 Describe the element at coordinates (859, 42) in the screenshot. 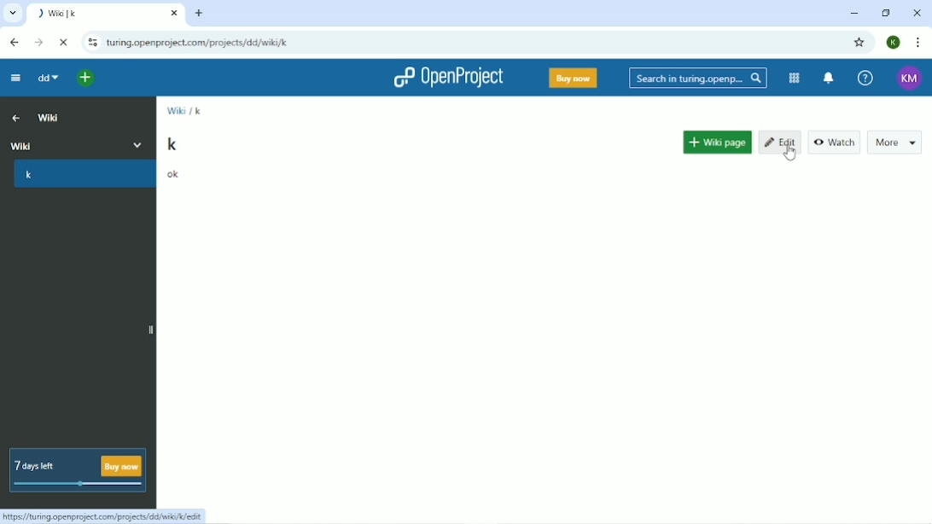

I see `Bookmark this tab` at that location.